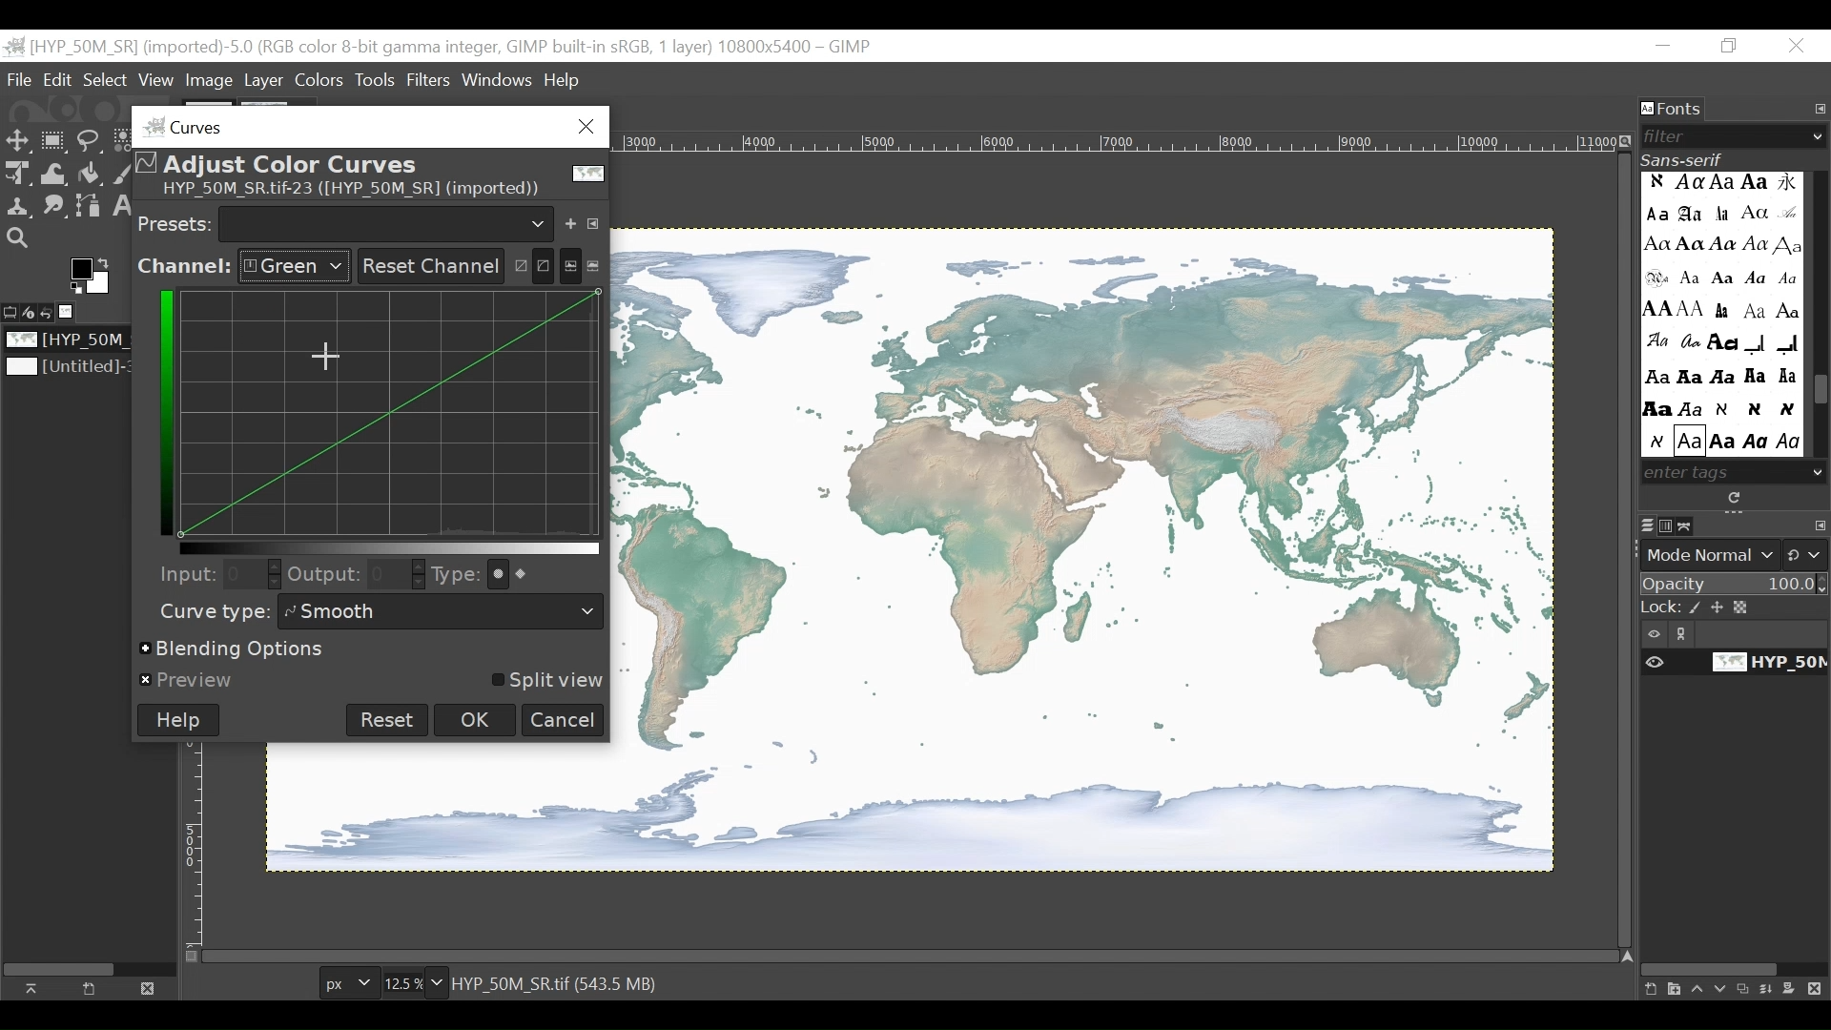 Image resolution: width=1831 pixels, height=1030 pixels. Describe the element at coordinates (178, 720) in the screenshot. I see `Help` at that location.